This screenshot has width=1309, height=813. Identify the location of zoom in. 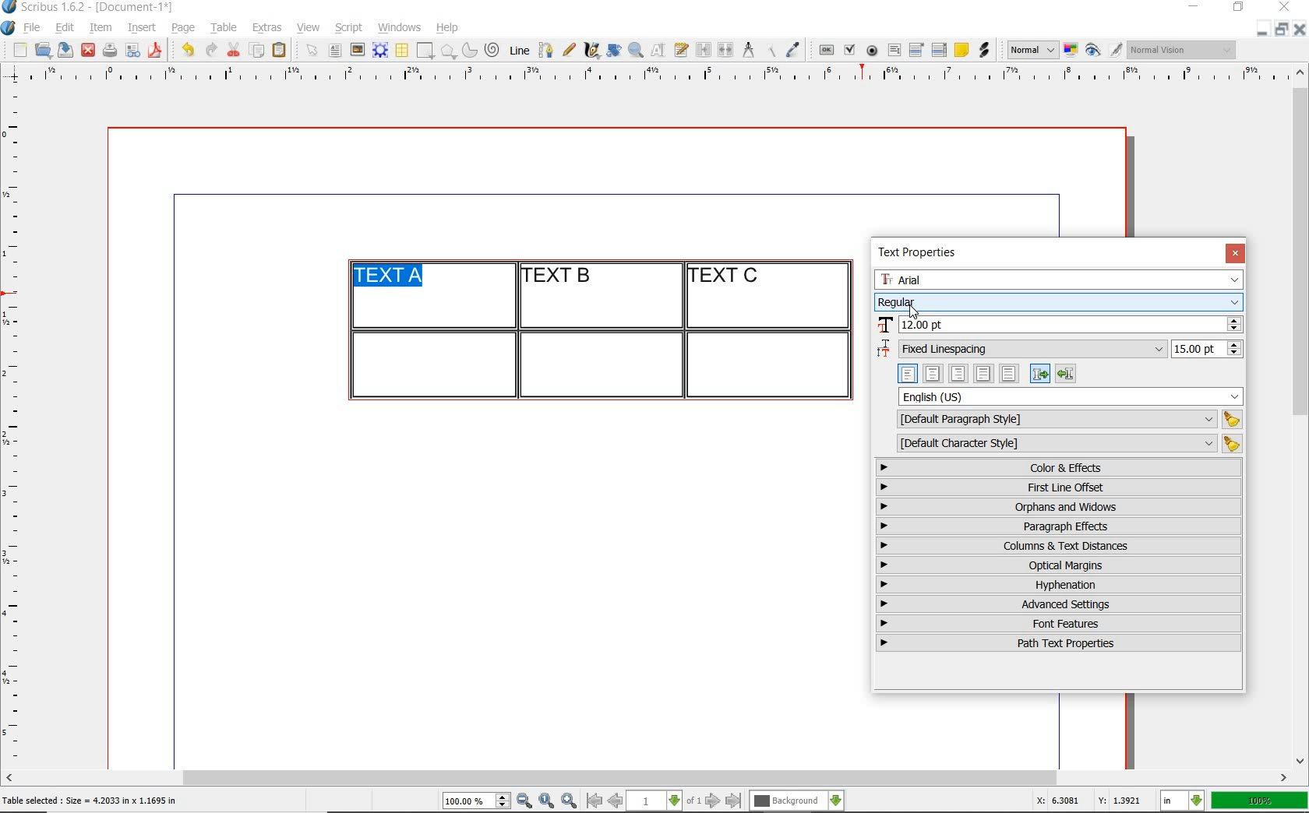
(570, 801).